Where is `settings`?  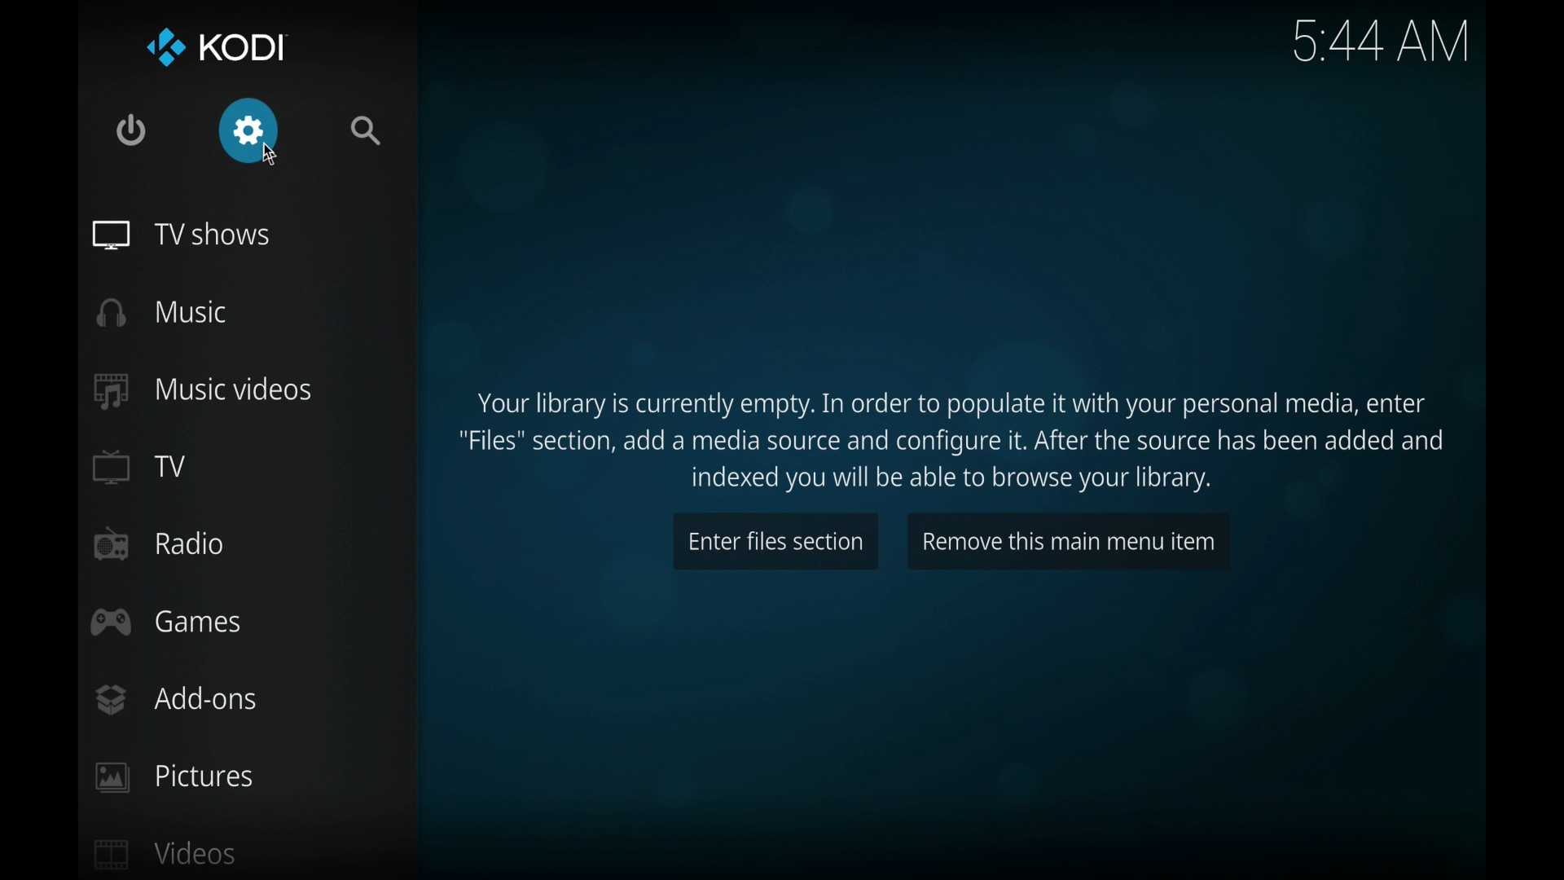
settings is located at coordinates (248, 130).